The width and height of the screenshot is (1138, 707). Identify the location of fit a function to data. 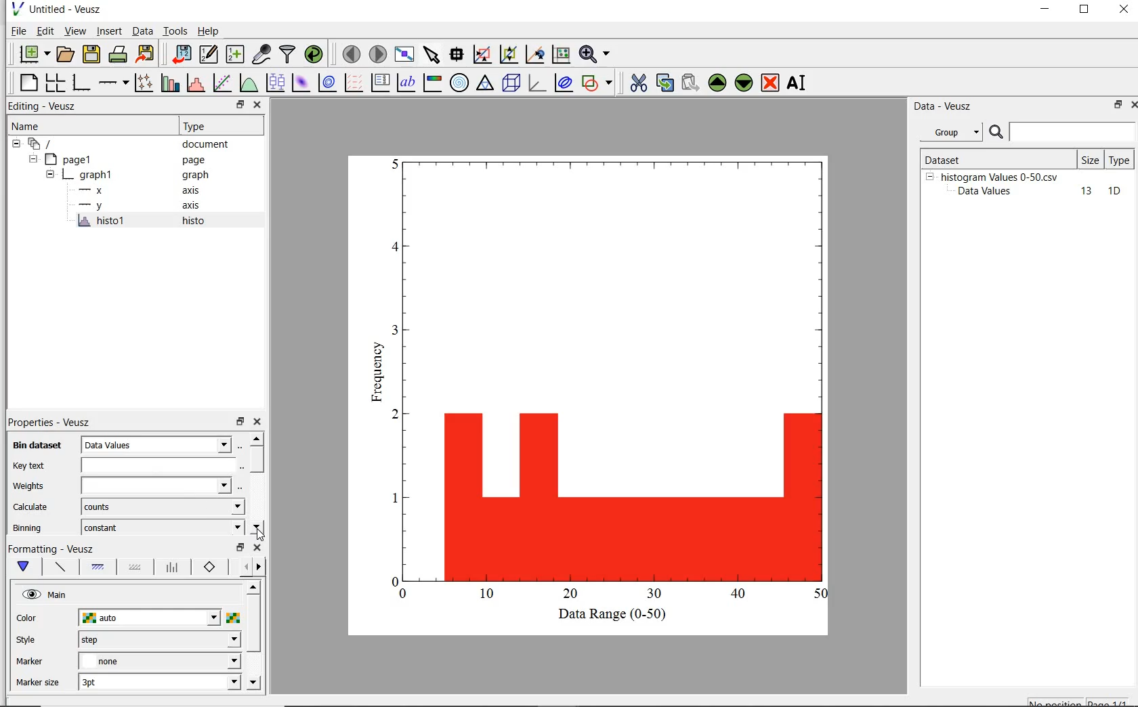
(223, 82).